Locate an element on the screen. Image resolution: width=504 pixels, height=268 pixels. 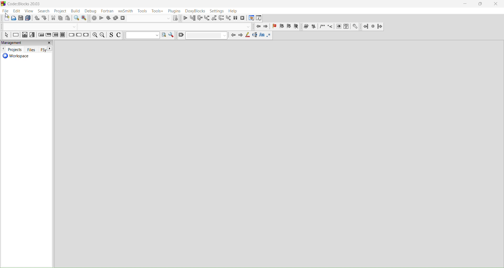
edit is located at coordinates (16, 11).